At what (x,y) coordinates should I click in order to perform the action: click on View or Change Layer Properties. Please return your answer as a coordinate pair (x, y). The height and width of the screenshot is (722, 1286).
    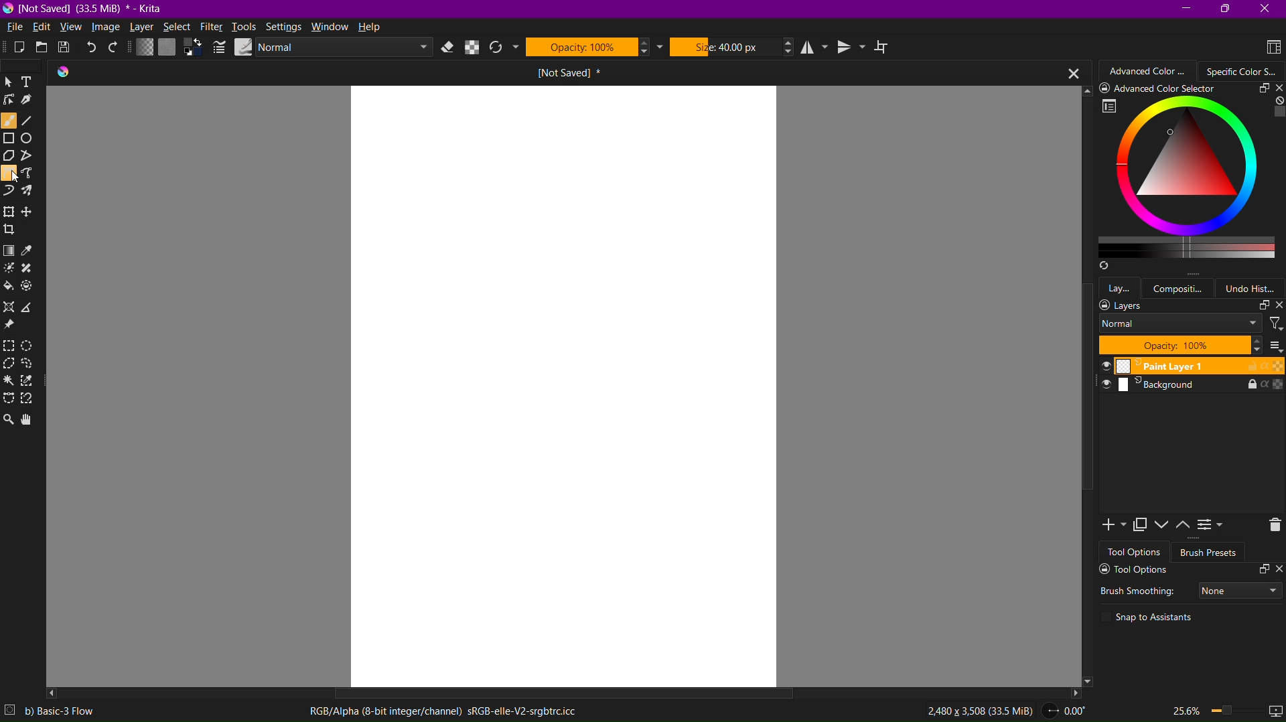
    Looking at the image, I should click on (1212, 527).